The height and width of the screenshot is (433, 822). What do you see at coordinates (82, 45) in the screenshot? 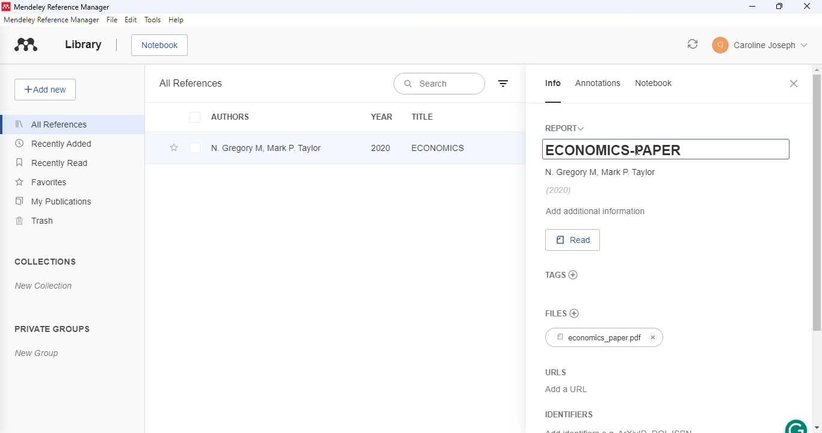
I see `library` at bounding box center [82, 45].